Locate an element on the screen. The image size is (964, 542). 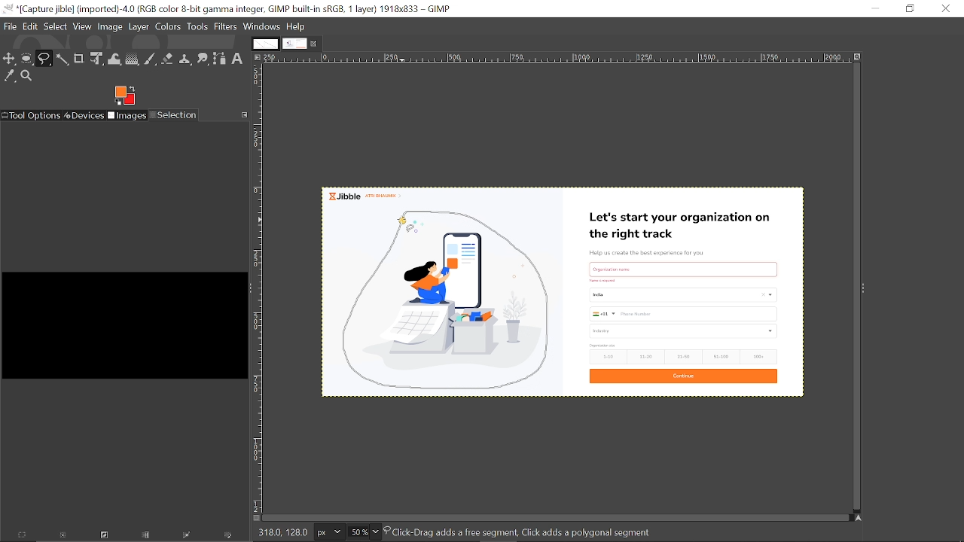
Current tab is located at coordinates (294, 44).